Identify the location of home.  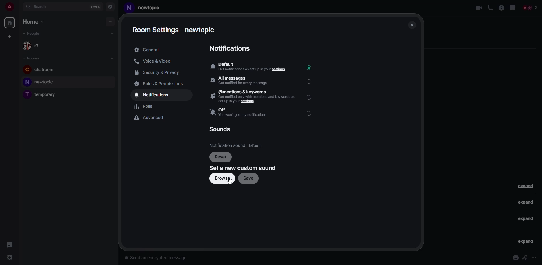
(10, 23).